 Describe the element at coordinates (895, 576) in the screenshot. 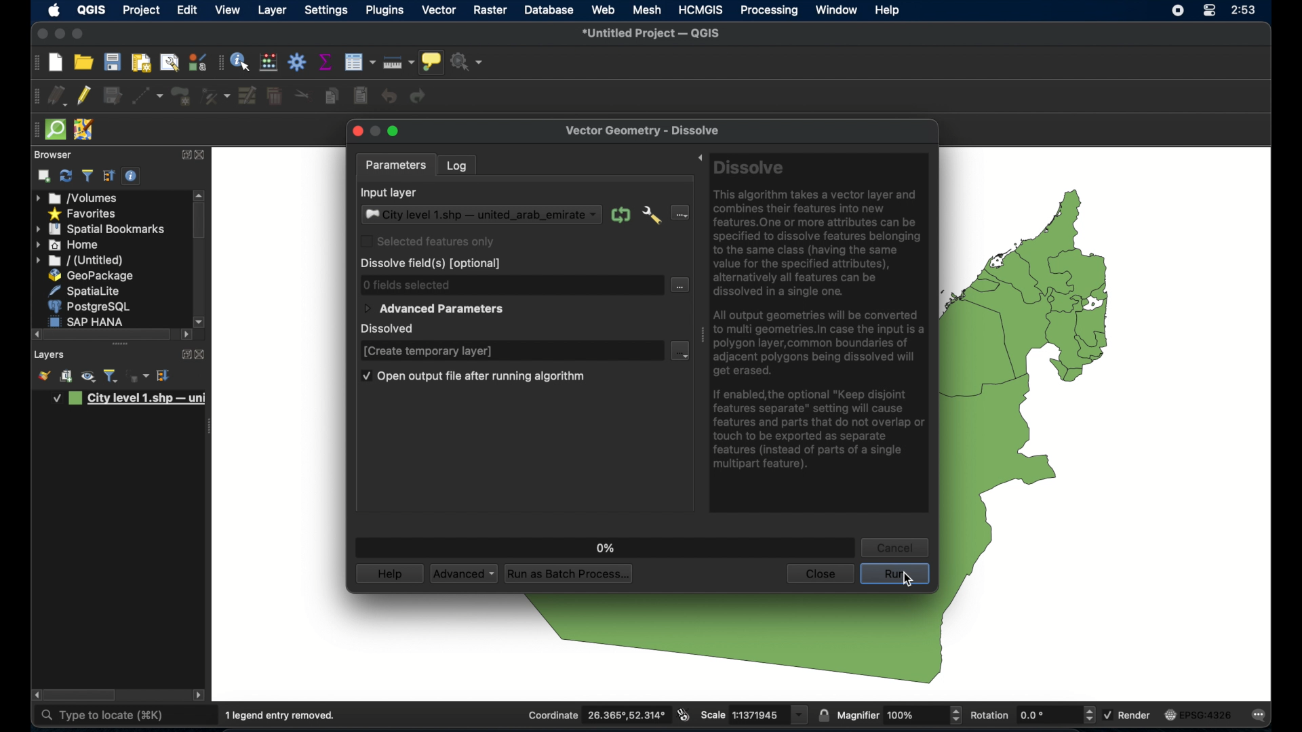

I see `run` at that location.